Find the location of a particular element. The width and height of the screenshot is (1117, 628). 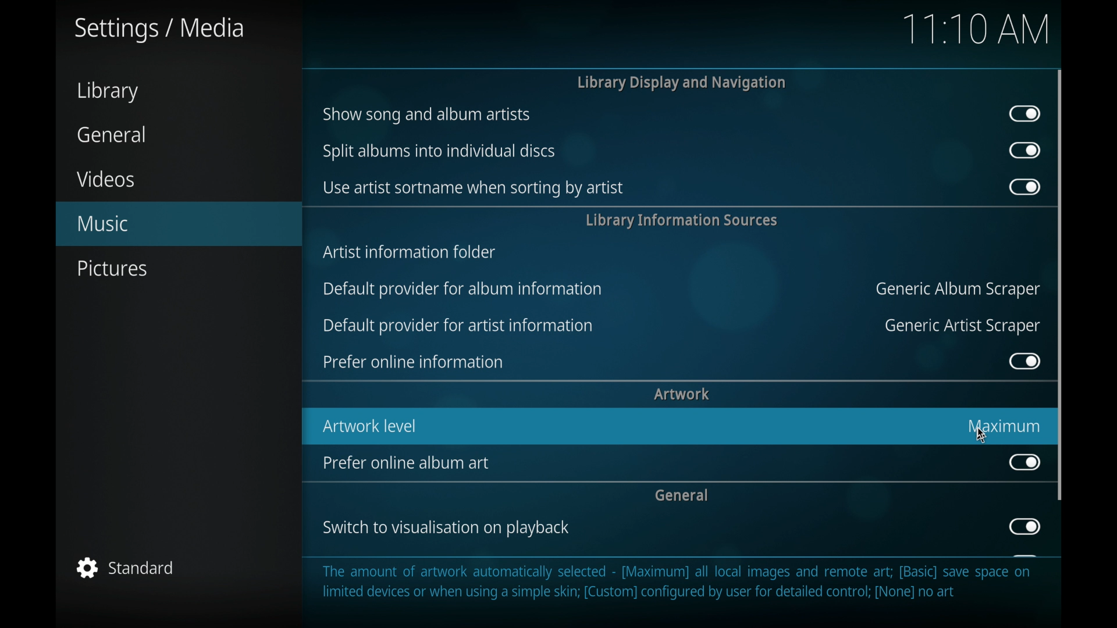

videos is located at coordinates (106, 179).